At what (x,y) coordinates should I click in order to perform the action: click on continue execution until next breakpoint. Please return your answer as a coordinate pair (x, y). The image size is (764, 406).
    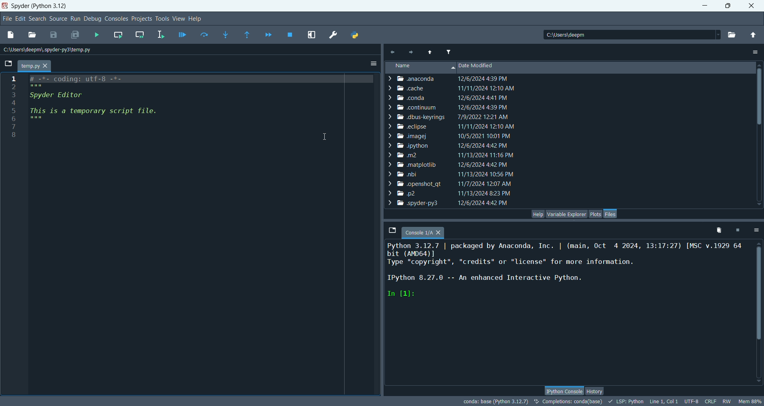
    Looking at the image, I should click on (269, 35).